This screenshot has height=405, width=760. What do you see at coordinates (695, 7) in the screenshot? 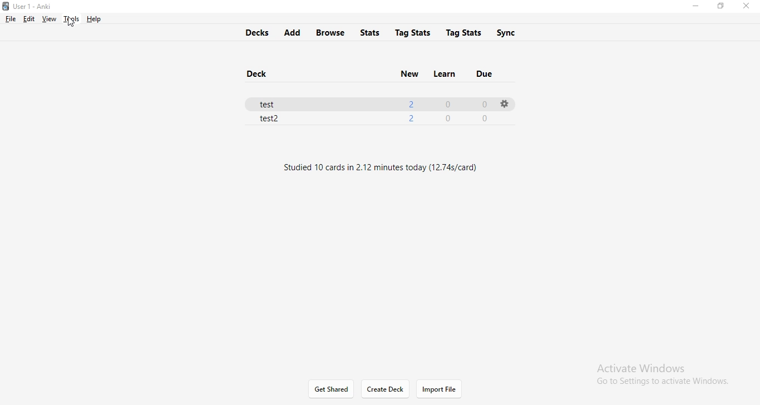
I see `minimise` at bounding box center [695, 7].